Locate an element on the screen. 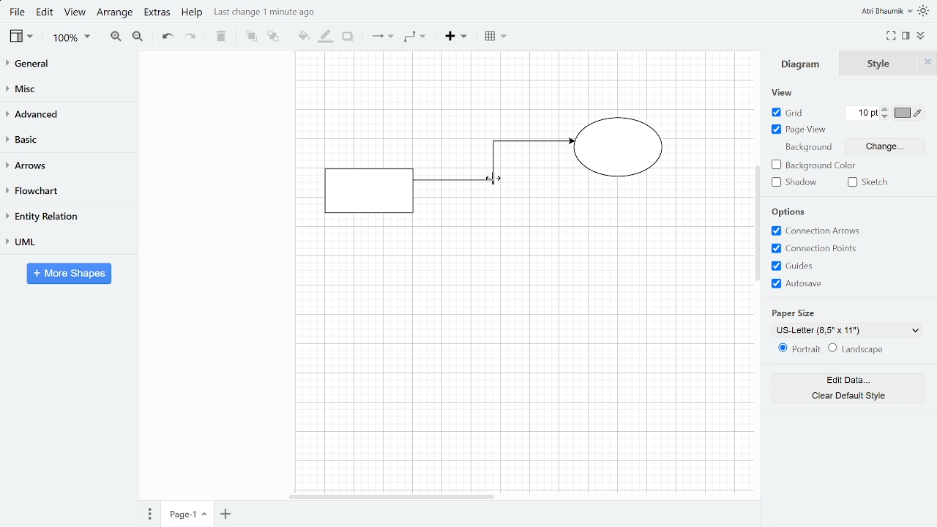 The image size is (937, 527). Arrows is located at coordinates (68, 165).